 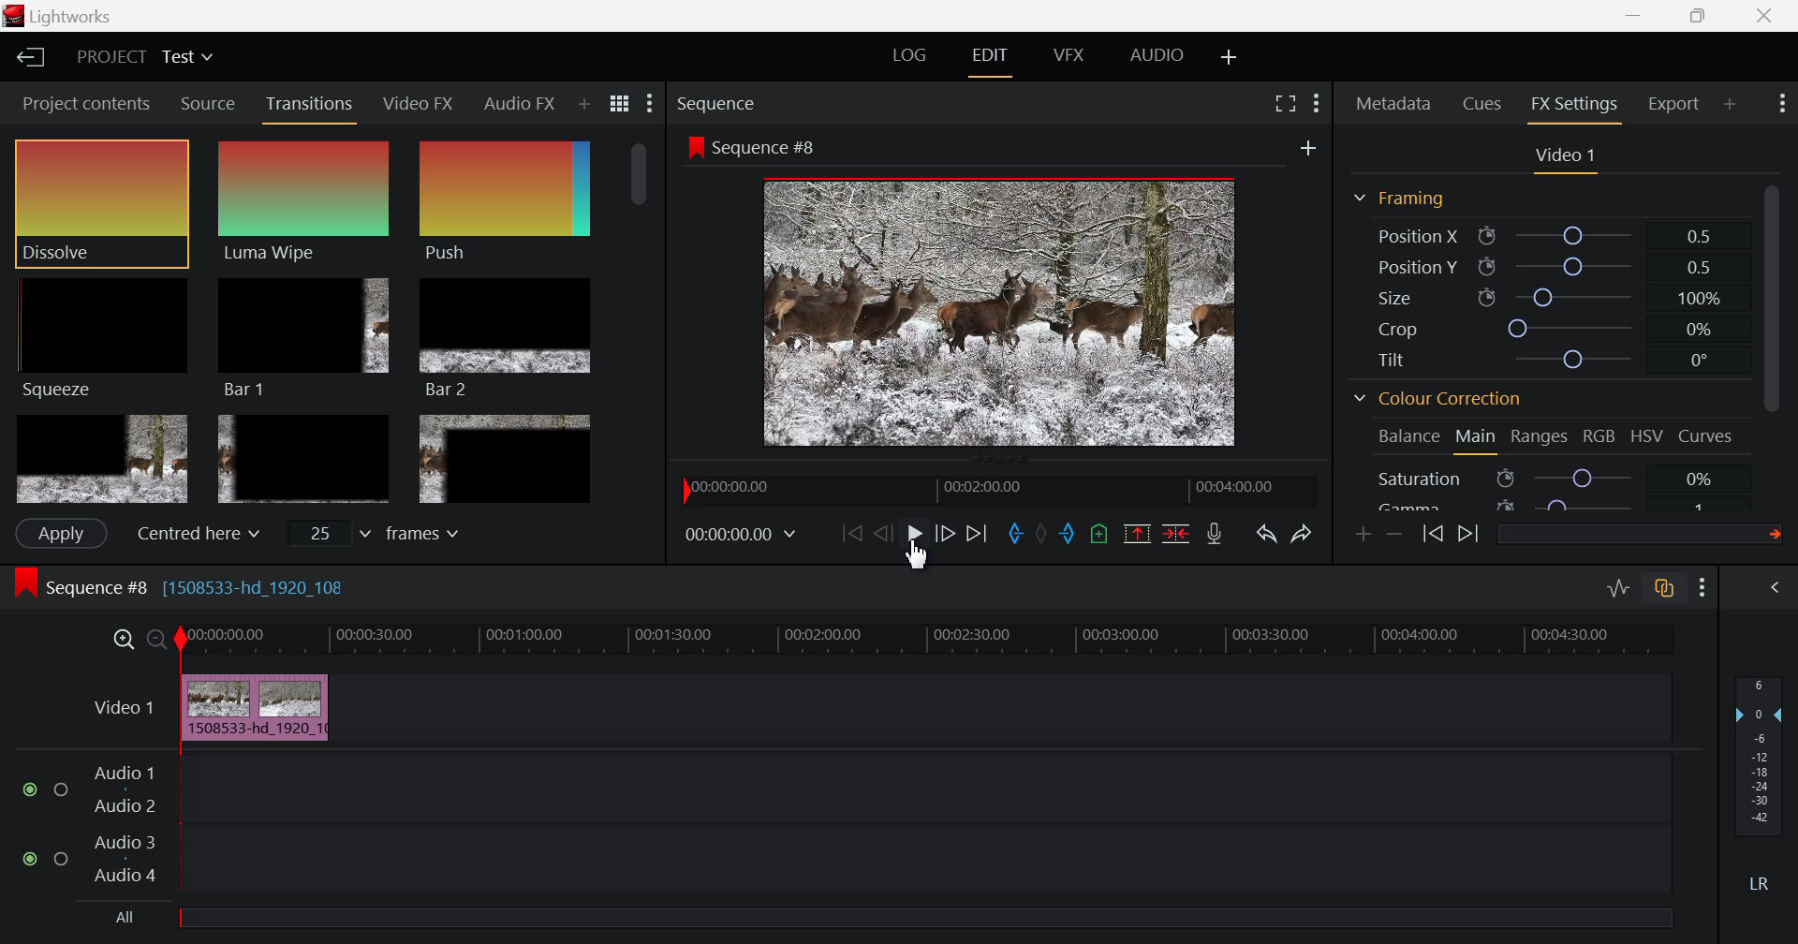 What do you see at coordinates (720, 104) in the screenshot?
I see `Sequence ` at bounding box center [720, 104].